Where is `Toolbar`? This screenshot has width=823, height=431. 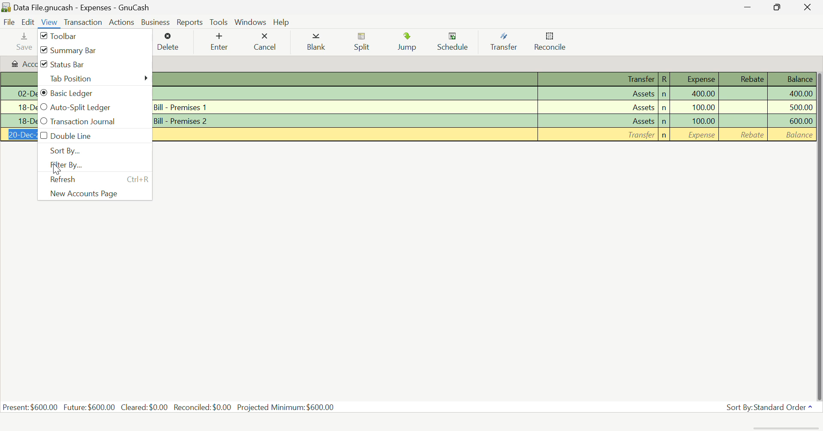
Toolbar is located at coordinates (94, 36).